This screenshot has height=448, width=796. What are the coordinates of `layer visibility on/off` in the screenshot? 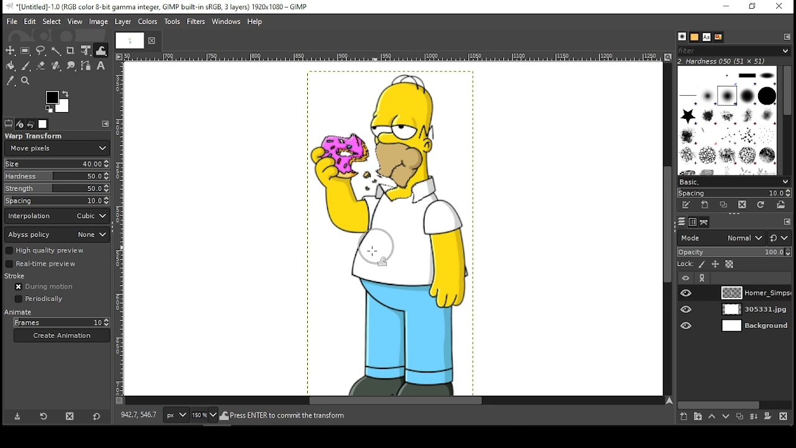 It's located at (688, 310).